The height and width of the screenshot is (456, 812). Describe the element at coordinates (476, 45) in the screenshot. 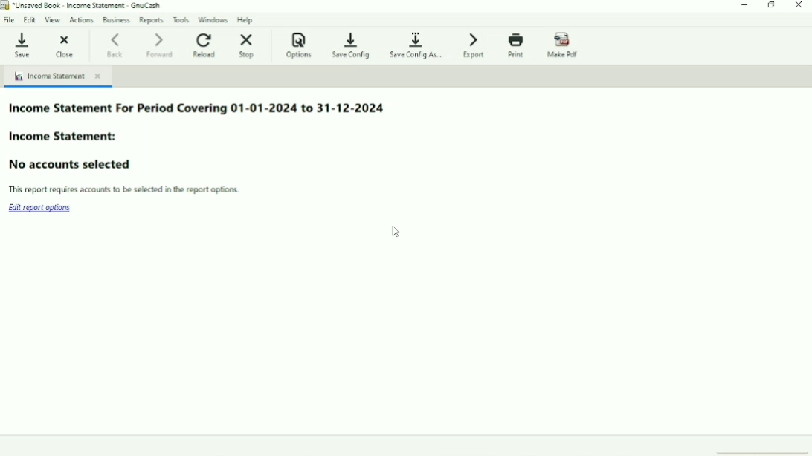

I see `Export` at that location.